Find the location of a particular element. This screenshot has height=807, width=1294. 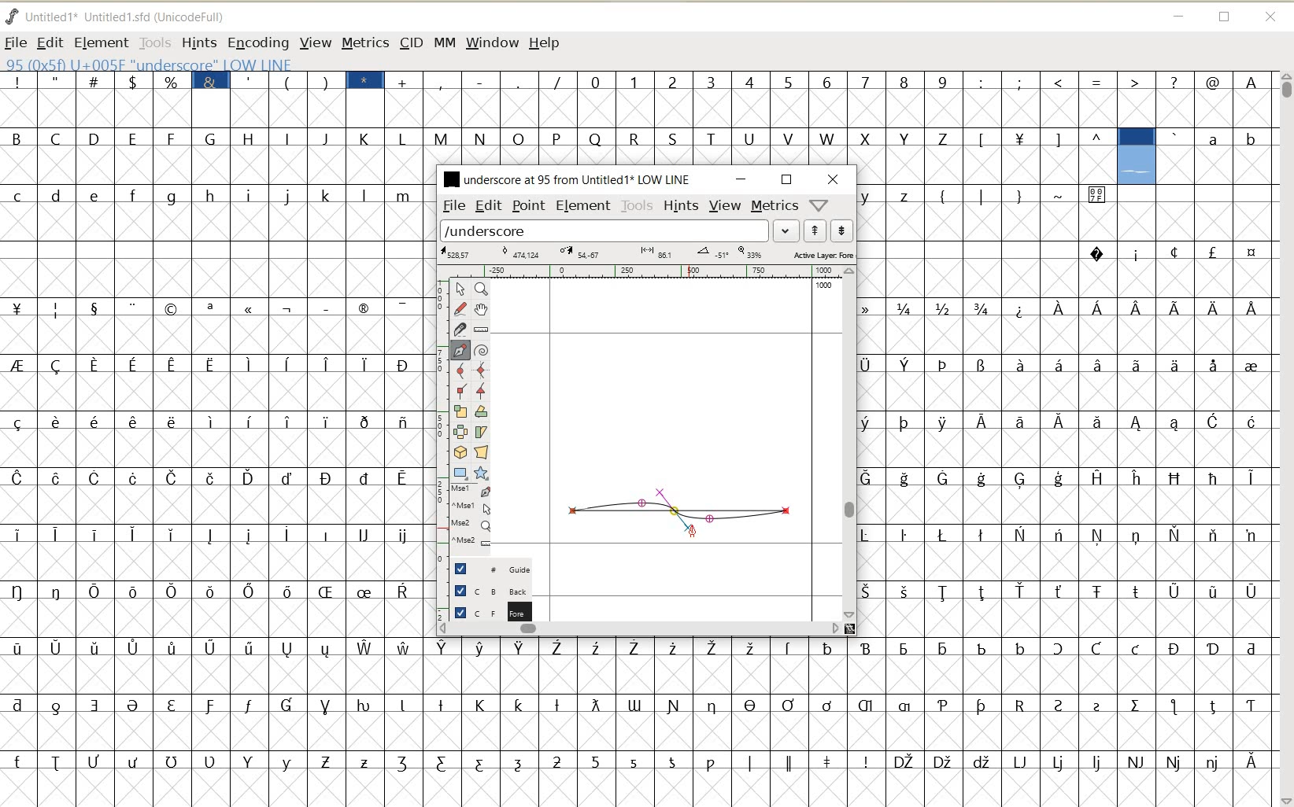

add a curve point always either horizontal or vertical is located at coordinates (482, 369).